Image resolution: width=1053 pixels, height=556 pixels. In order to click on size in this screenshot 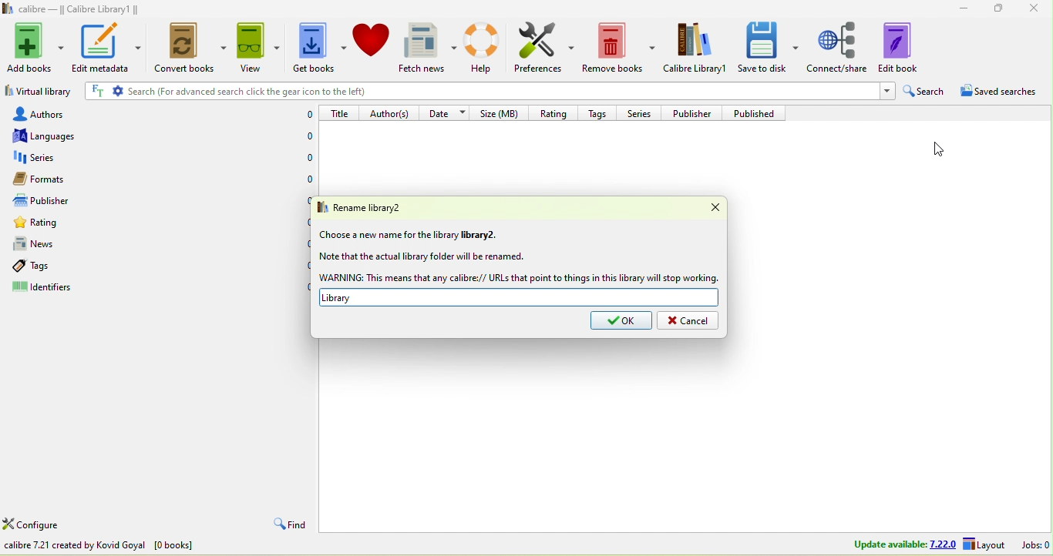, I will do `click(502, 112)`.